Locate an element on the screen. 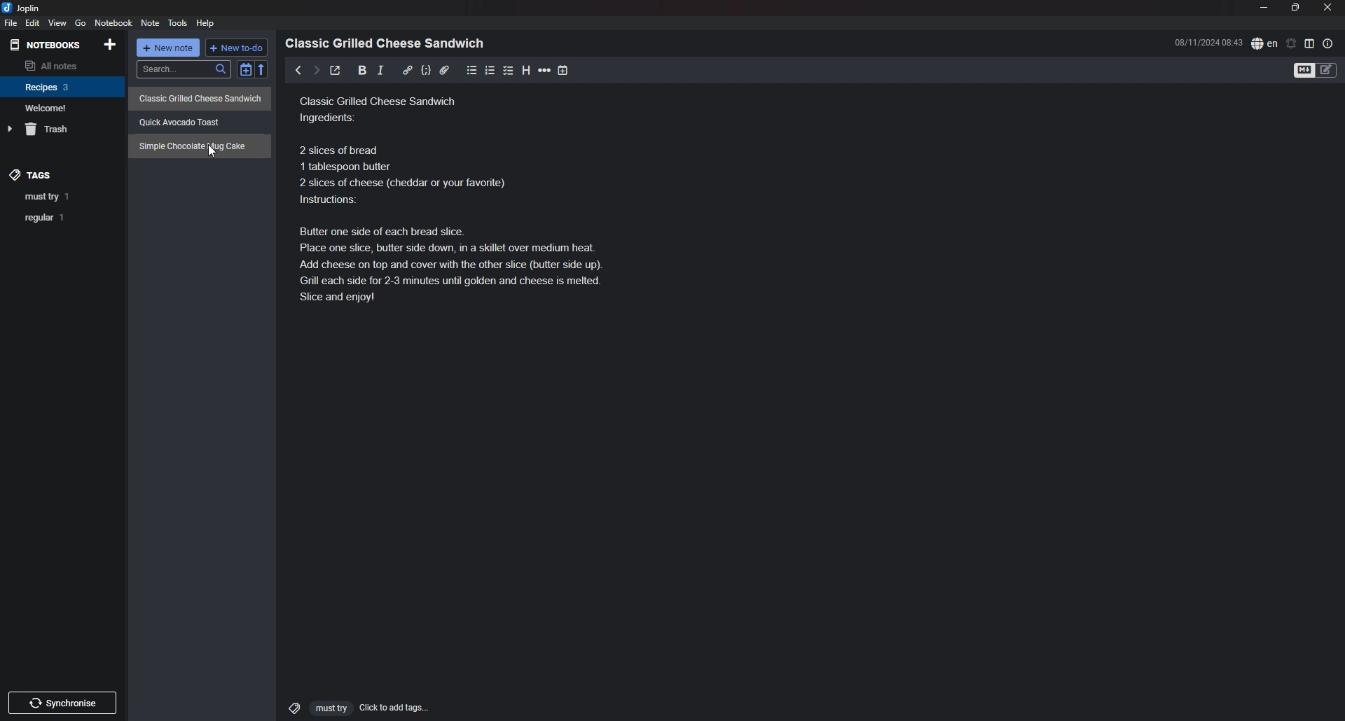 The width and height of the screenshot is (1345, 721). notebook is located at coordinates (63, 86).